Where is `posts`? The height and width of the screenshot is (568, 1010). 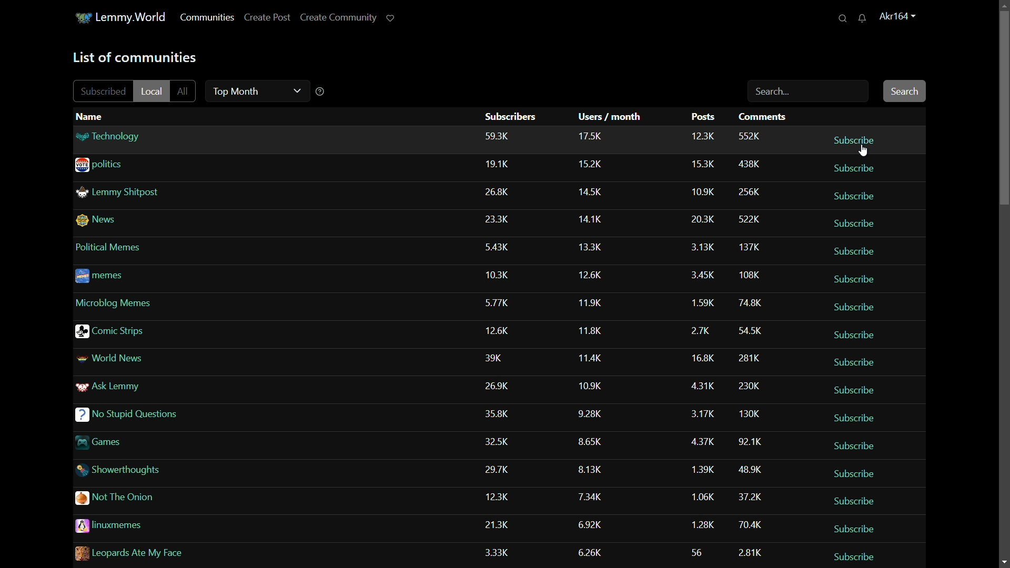 posts is located at coordinates (701, 494).